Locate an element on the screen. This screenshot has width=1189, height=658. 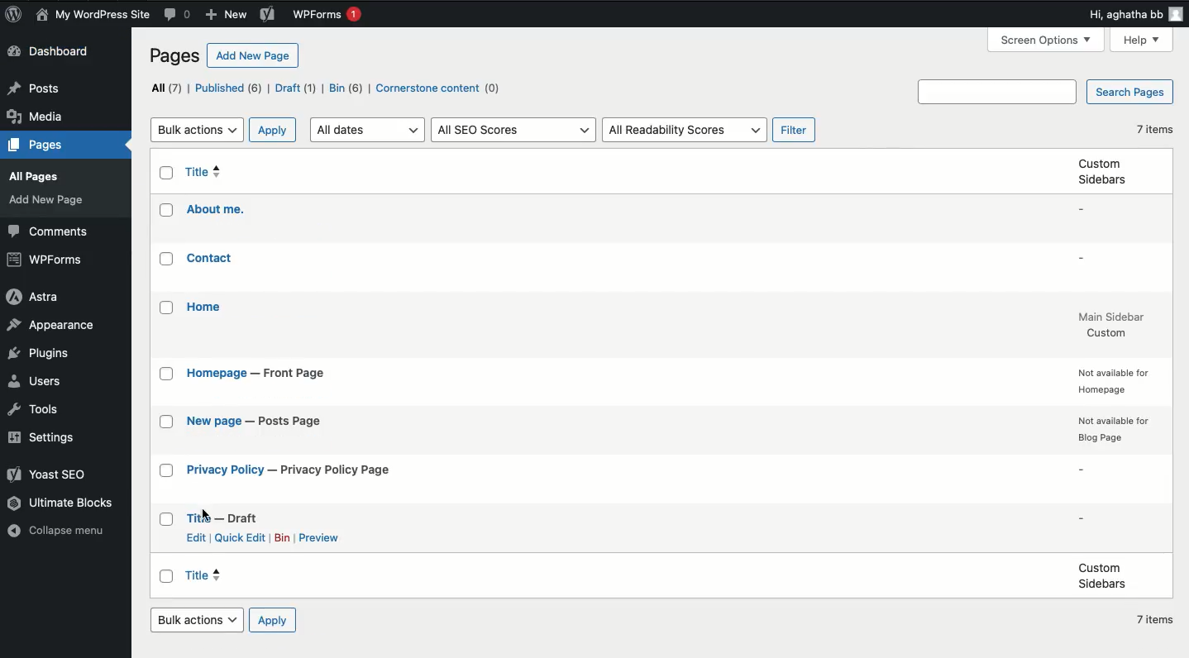
main slider is located at coordinates (1112, 325).